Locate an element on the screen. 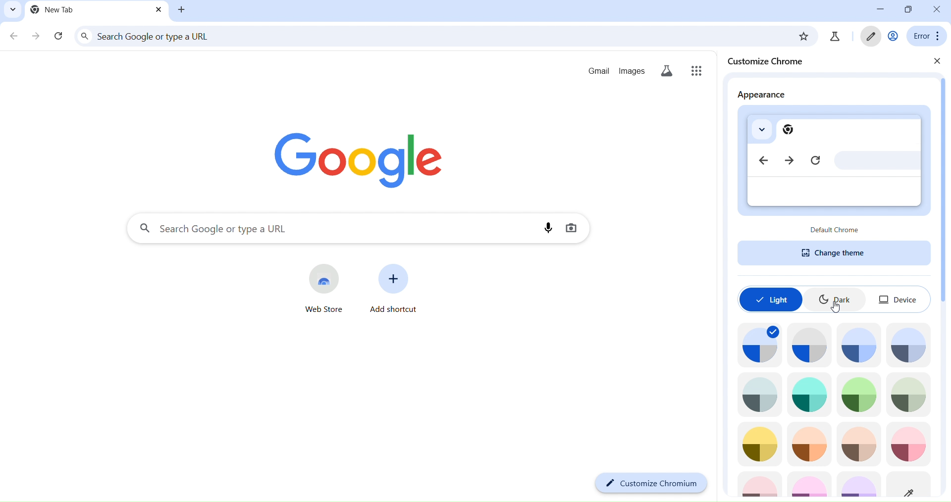 This screenshot has height=502, width=951. search labs is located at coordinates (667, 69).